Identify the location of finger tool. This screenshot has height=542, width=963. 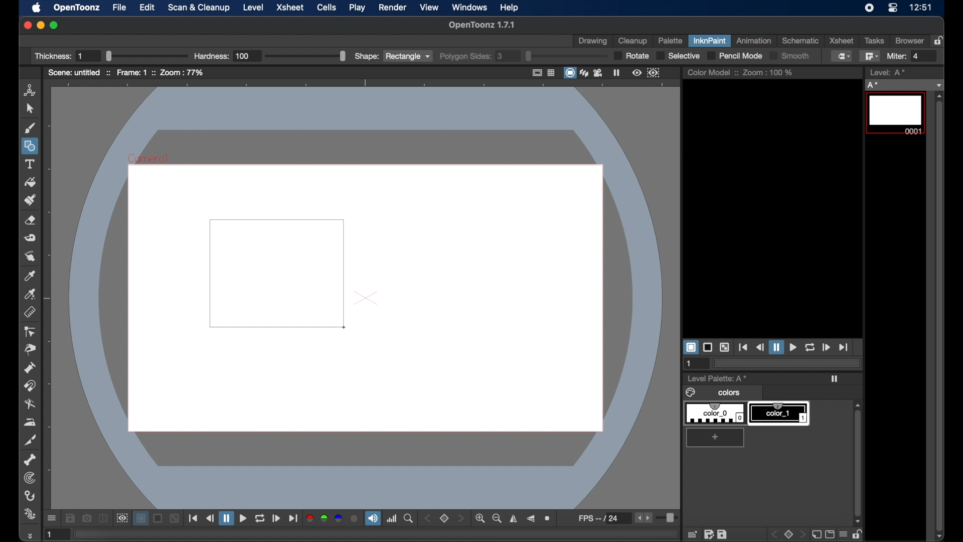
(30, 256).